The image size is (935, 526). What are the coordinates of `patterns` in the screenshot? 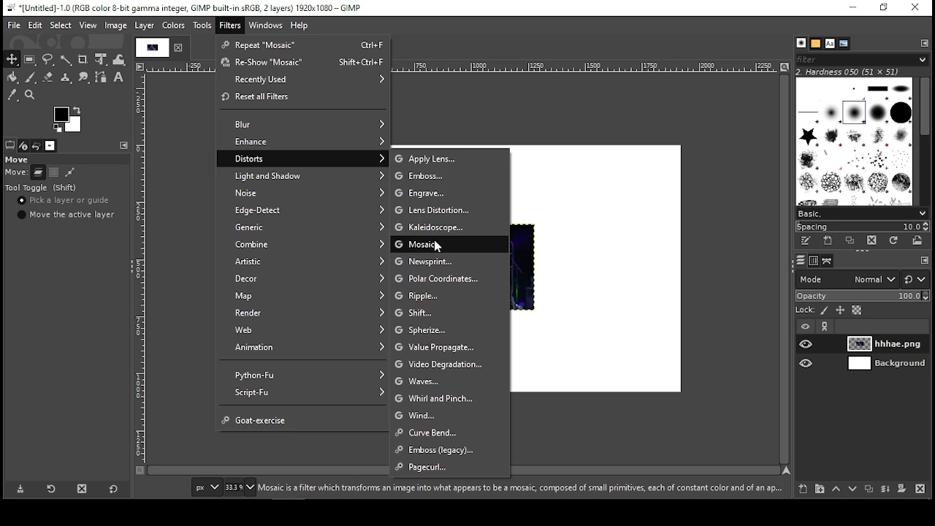 It's located at (816, 44).